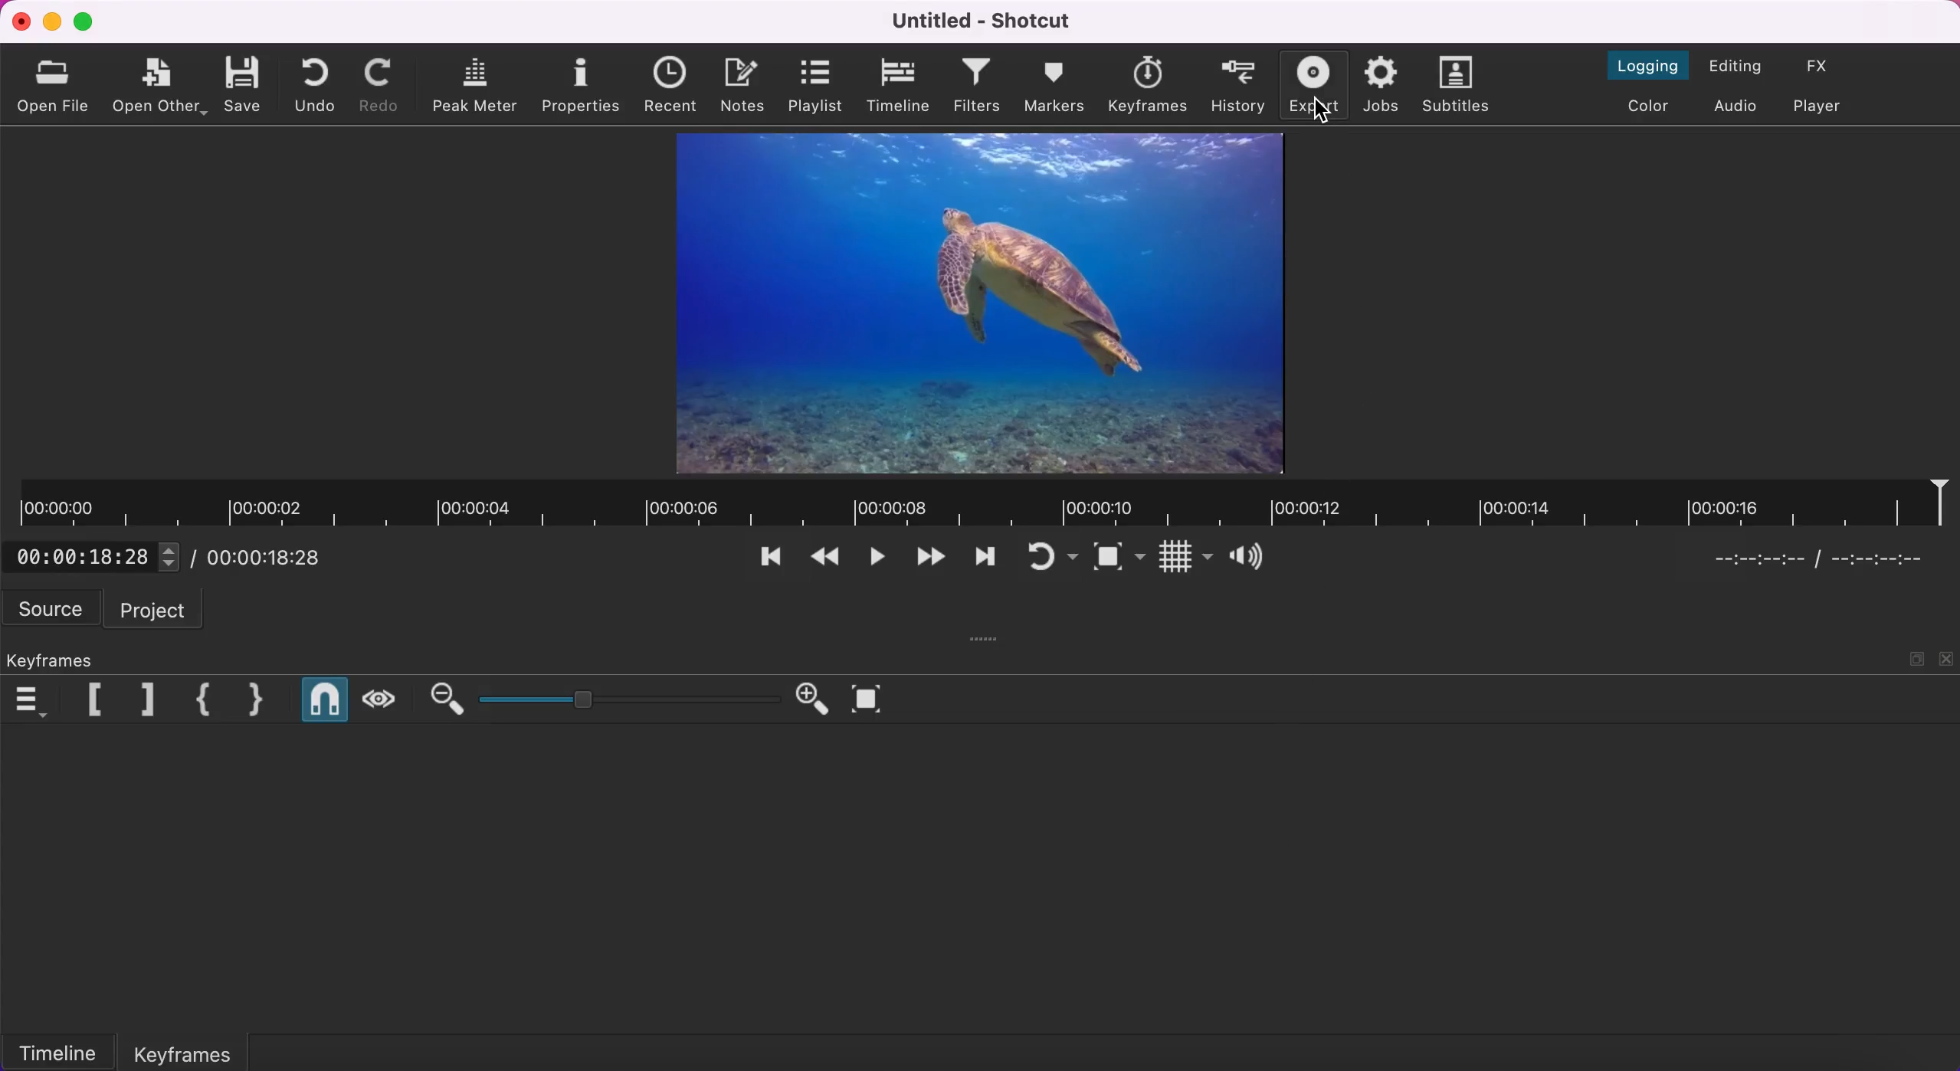 The image size is (1960, 1071). Describe the element at coordinates (1185, 557) in the screenshot. I see `toggle grid display on the player` at that location.